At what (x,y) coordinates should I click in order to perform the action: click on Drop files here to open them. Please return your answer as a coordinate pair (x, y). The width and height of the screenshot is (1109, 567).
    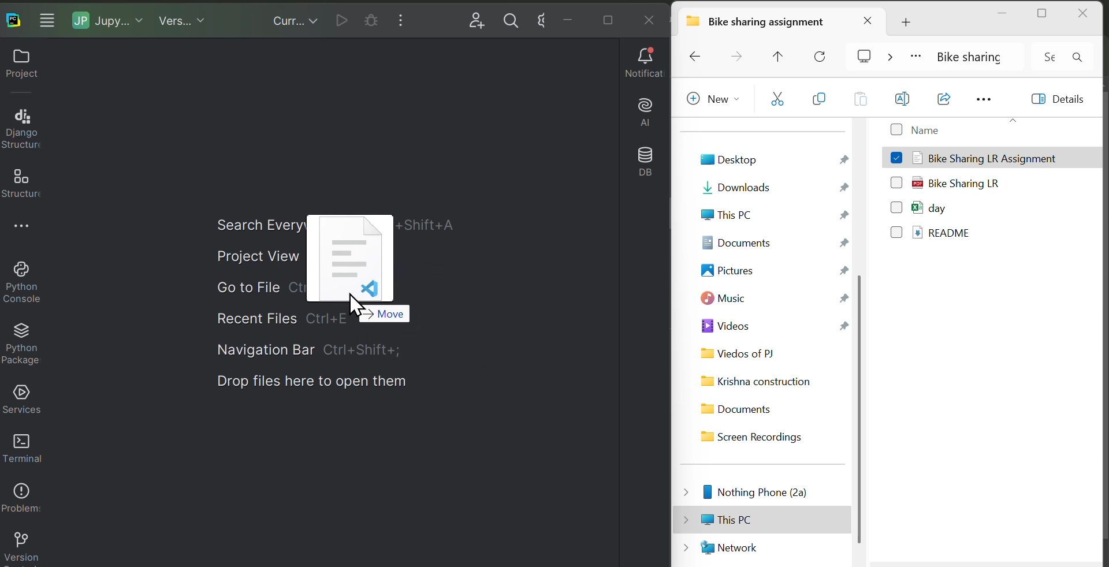
    Looking at the image, I should click on (332, 385).